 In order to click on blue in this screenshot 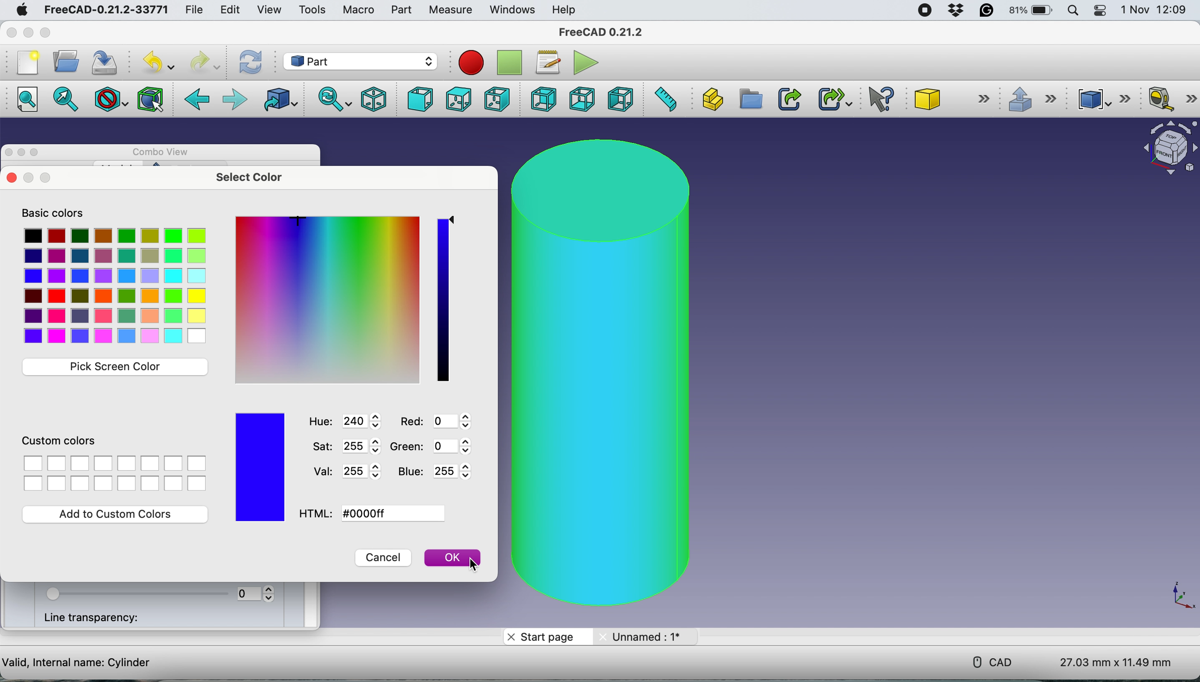, I will do `click(439, 474)`.